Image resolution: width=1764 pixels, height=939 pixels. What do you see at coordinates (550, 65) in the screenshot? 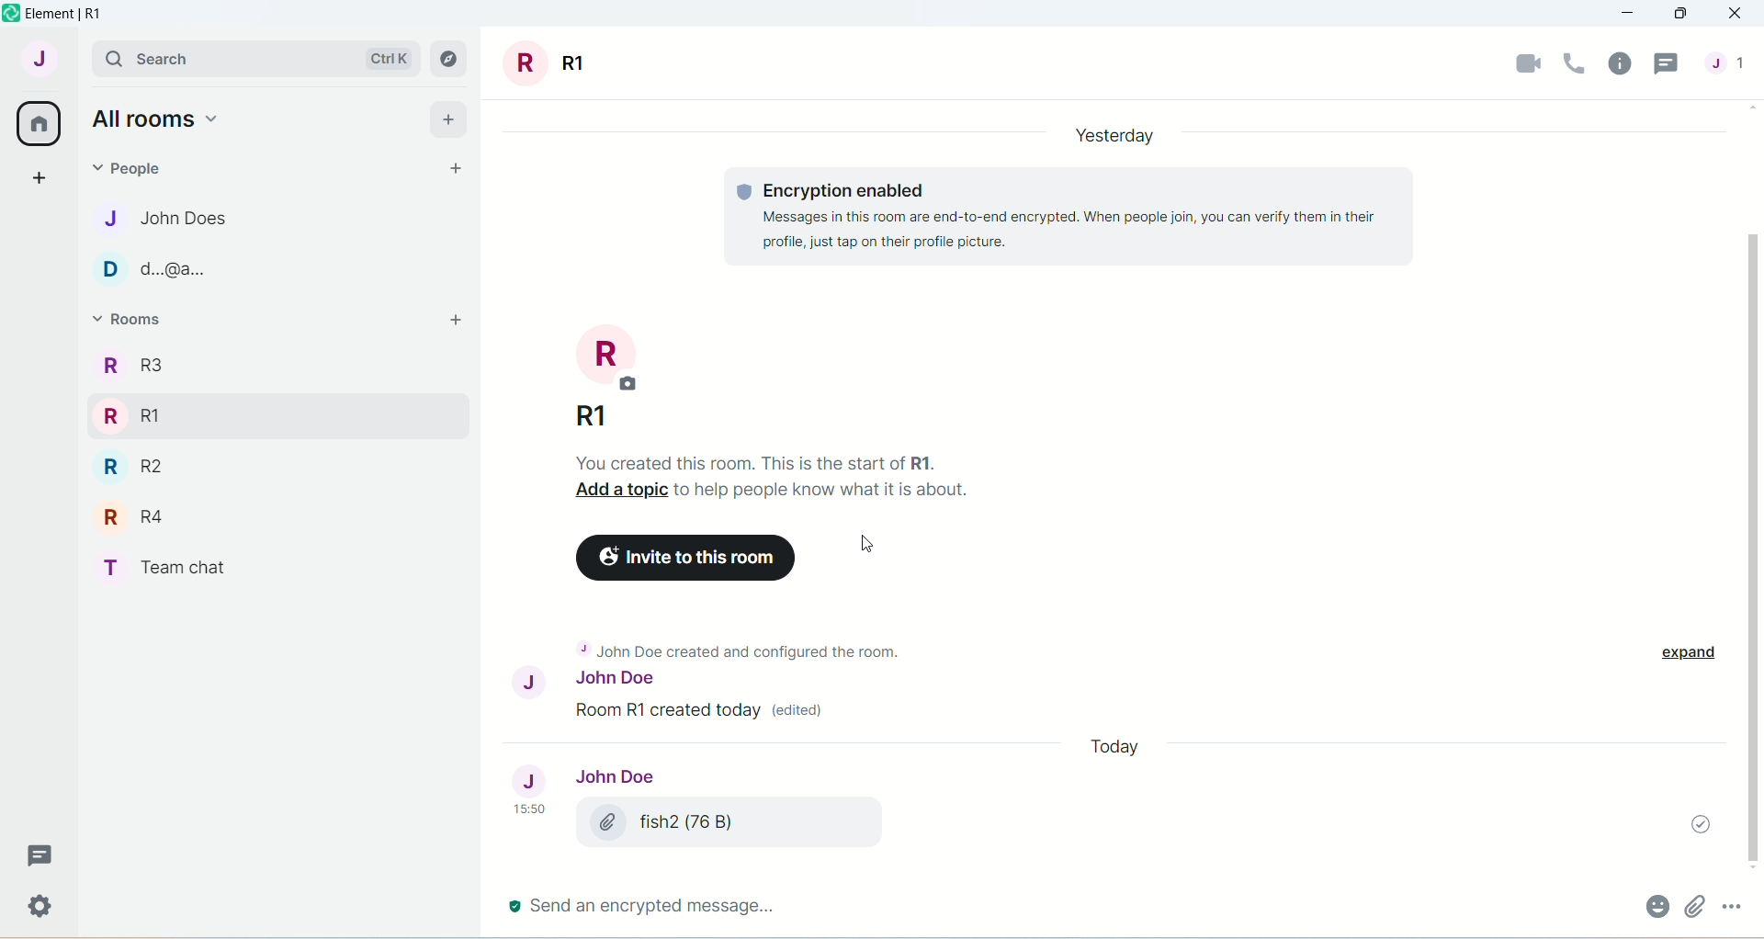
I see `room title` at bounding box center [550, 65].